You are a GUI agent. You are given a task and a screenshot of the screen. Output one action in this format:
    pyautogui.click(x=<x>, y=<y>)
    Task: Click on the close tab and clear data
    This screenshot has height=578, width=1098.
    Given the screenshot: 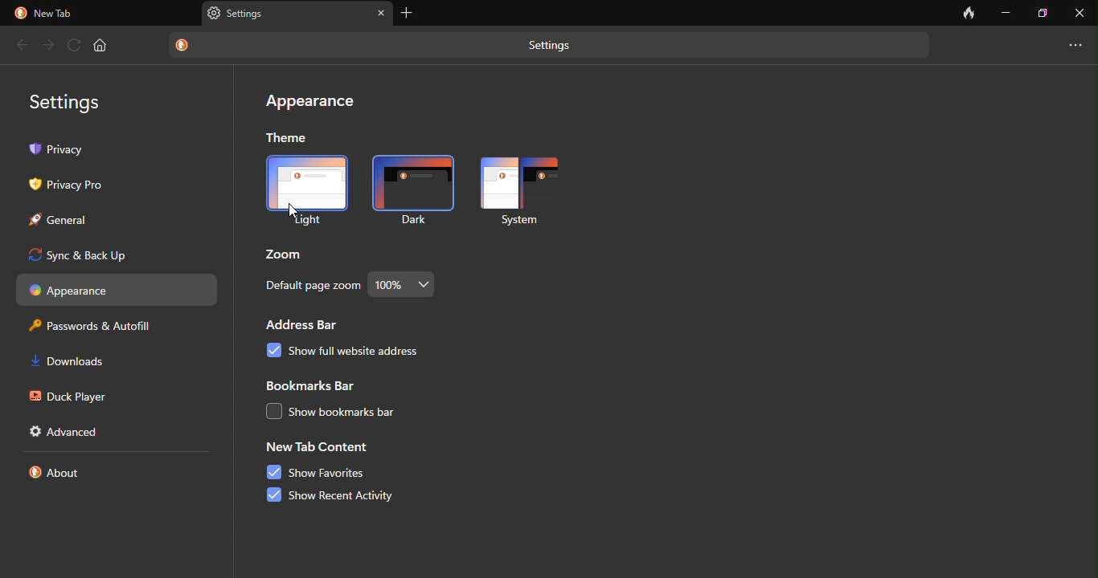 What is the action you would take?
    pyautogui.click(x=969, y=13)
    